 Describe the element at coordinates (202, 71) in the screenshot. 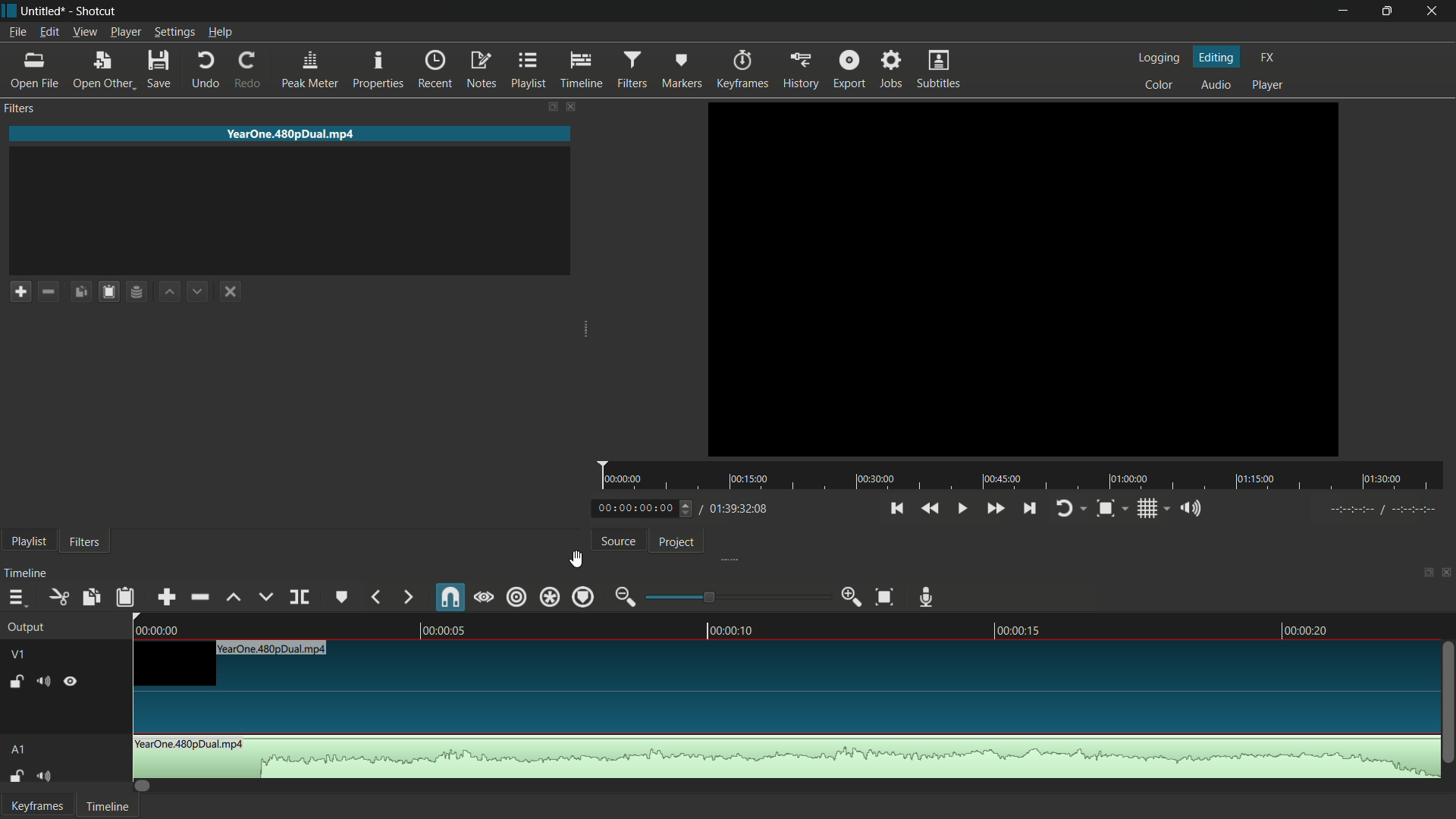

I see `undo` at that location.